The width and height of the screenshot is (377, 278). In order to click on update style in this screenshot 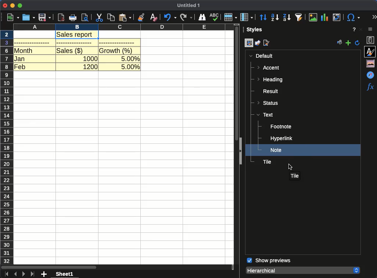, I will do `click(358, 43)`.